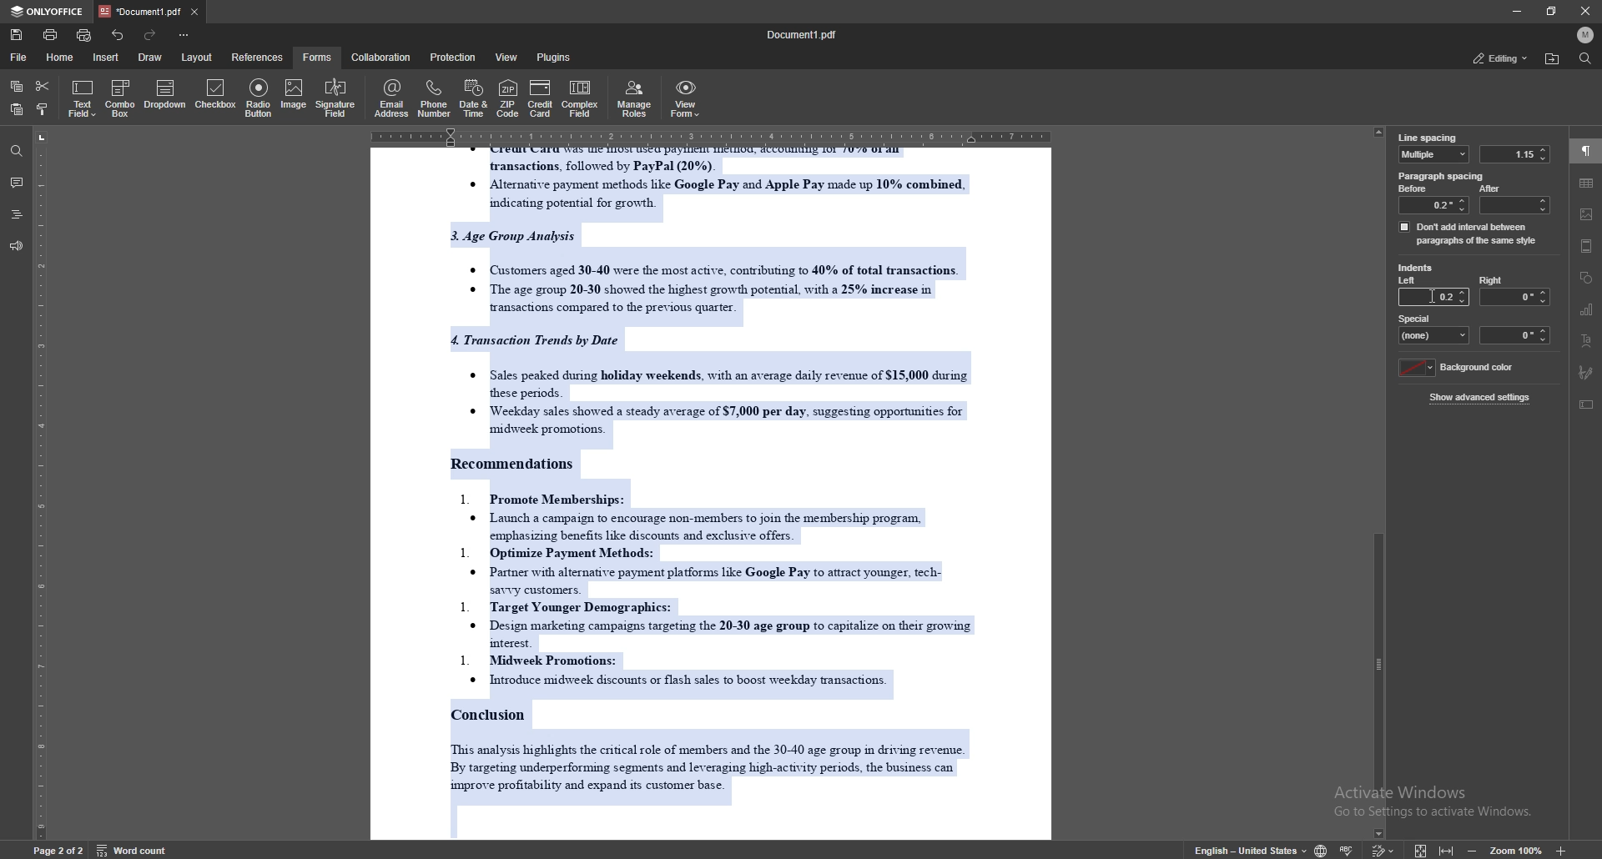 The width and height of the screenshot is (1602, 859). What do you see at coordinates (1587, 373) in the screenshot?
I see `signature field` at bounding box center [1587, 373].